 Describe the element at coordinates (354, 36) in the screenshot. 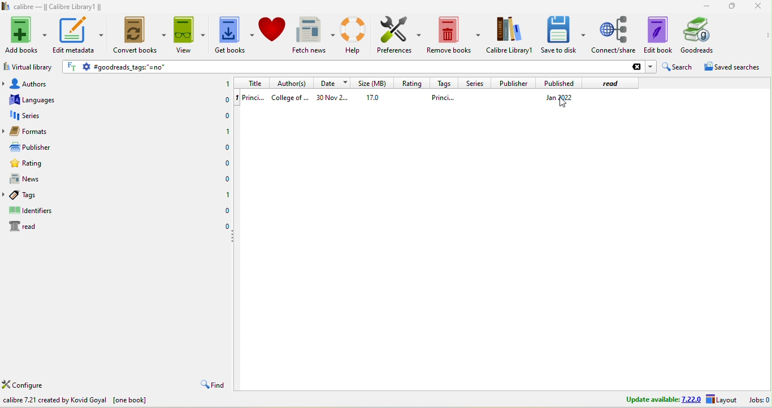

I see `help` at that location.